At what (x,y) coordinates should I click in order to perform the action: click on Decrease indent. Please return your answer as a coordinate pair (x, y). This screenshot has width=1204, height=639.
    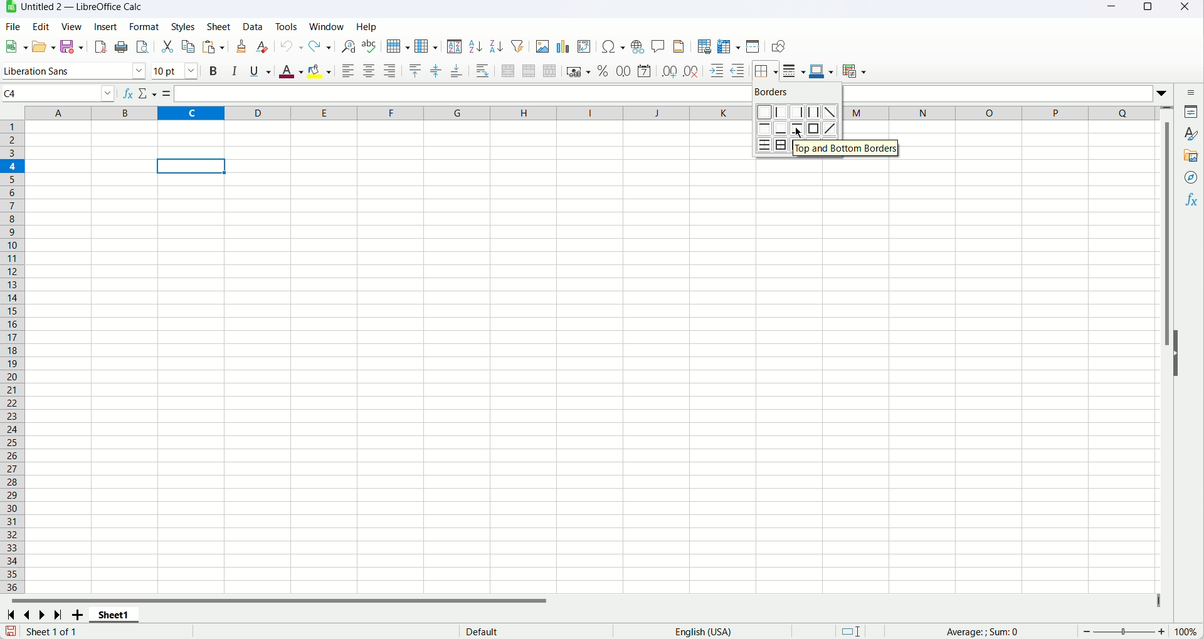
    Looking at the image, I should click on (738, 71).